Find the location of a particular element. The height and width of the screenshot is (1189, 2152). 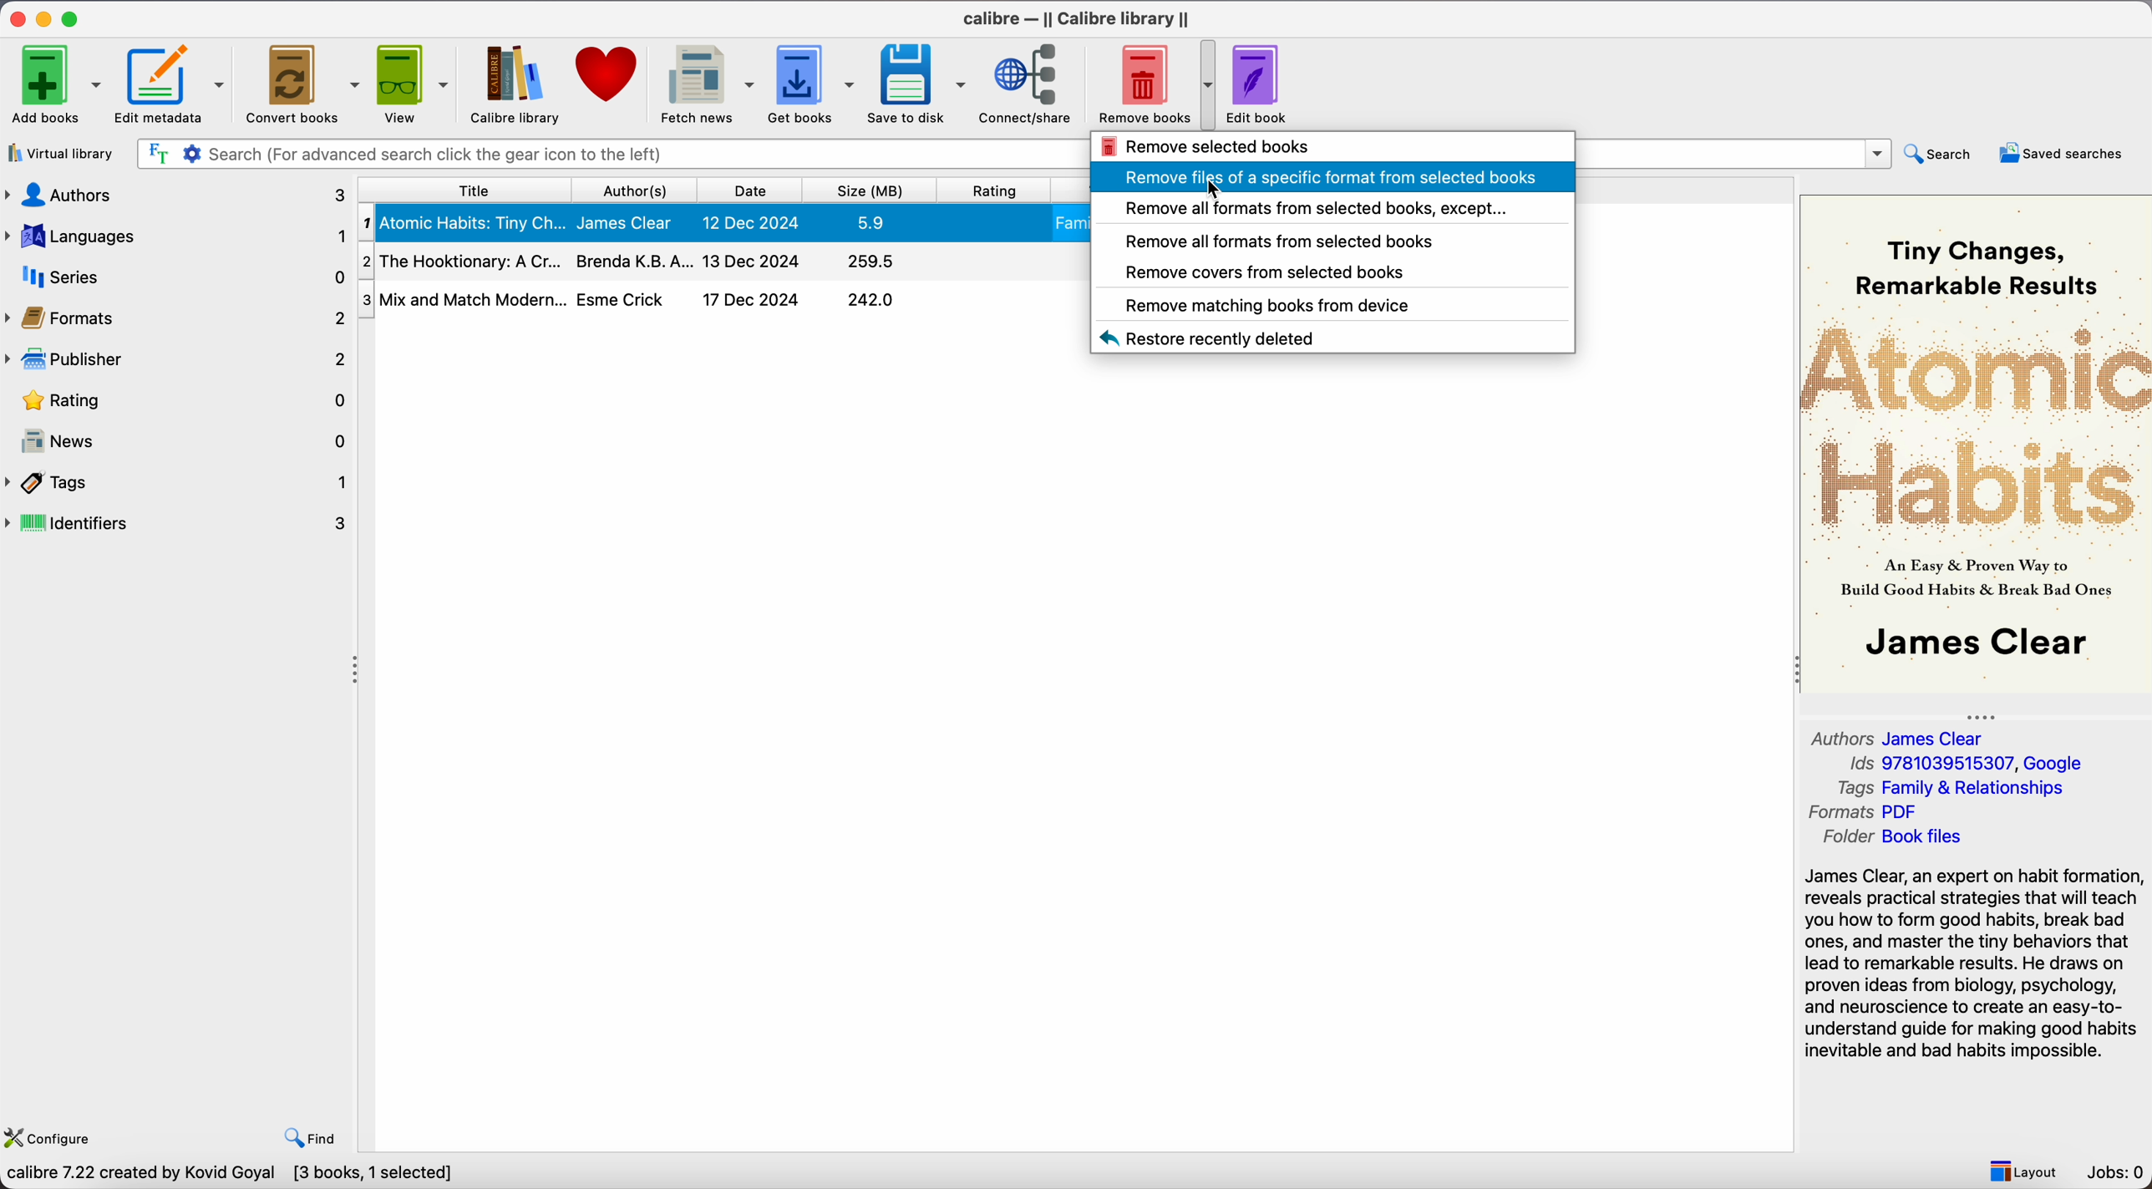

remove selected books is located at coordinates (1204, 148).